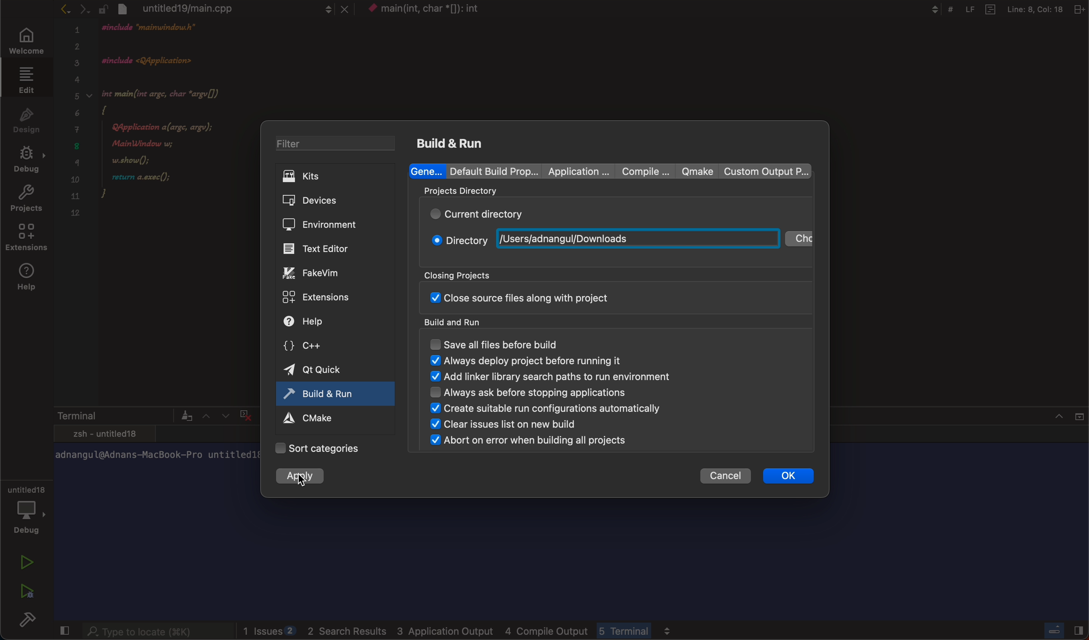 The height and width of the screenshot is (640, 1089). Describe the element at coordinates (27, 81) in the screenshot. I see `edit` at that location.